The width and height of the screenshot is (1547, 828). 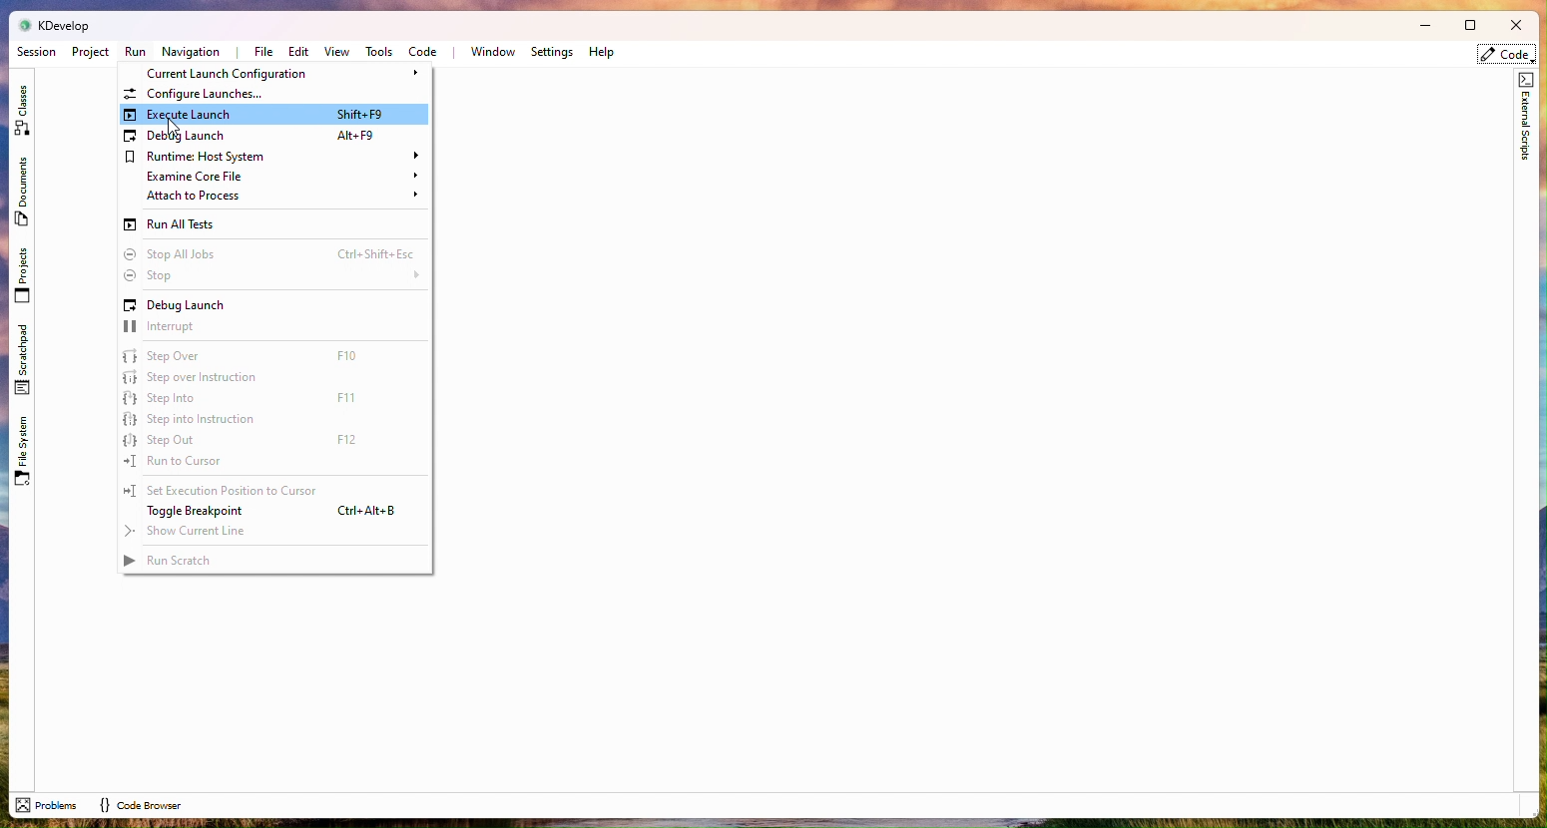 What do you see at coordinates (174, 126) in the screenshot?
I see `cursor` at bounding box center [174, 126].